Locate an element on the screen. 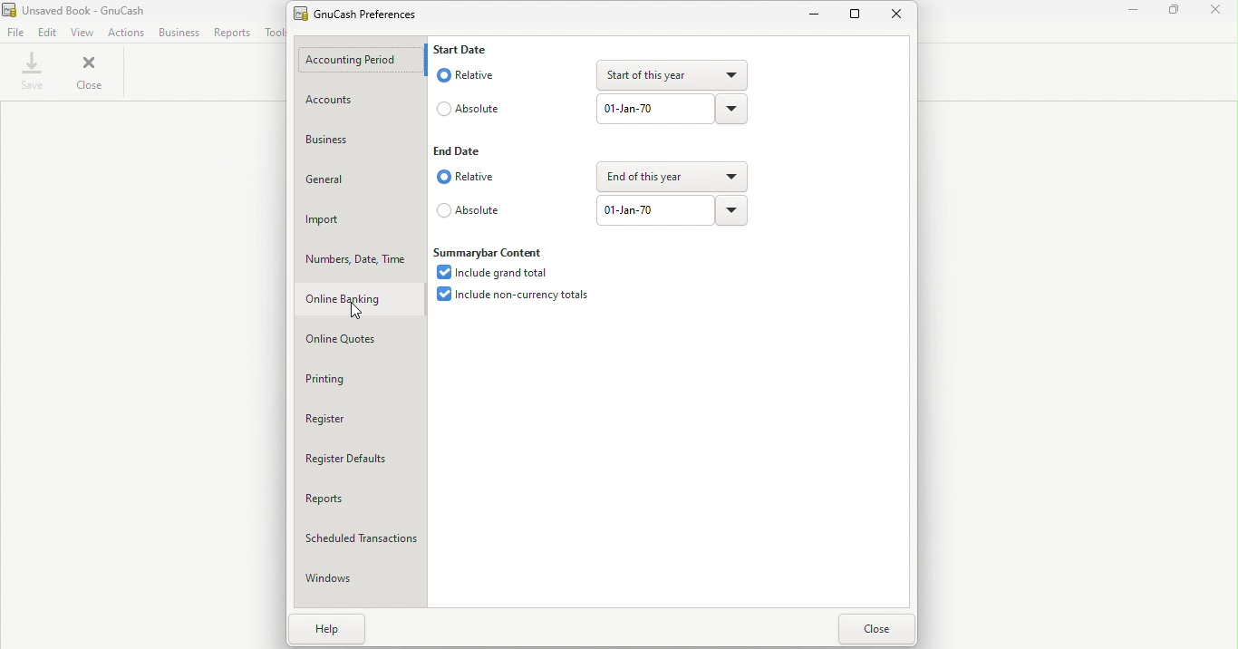 This screenshot has width=1238, height=649. Tools is located at coordinates (273, 33).